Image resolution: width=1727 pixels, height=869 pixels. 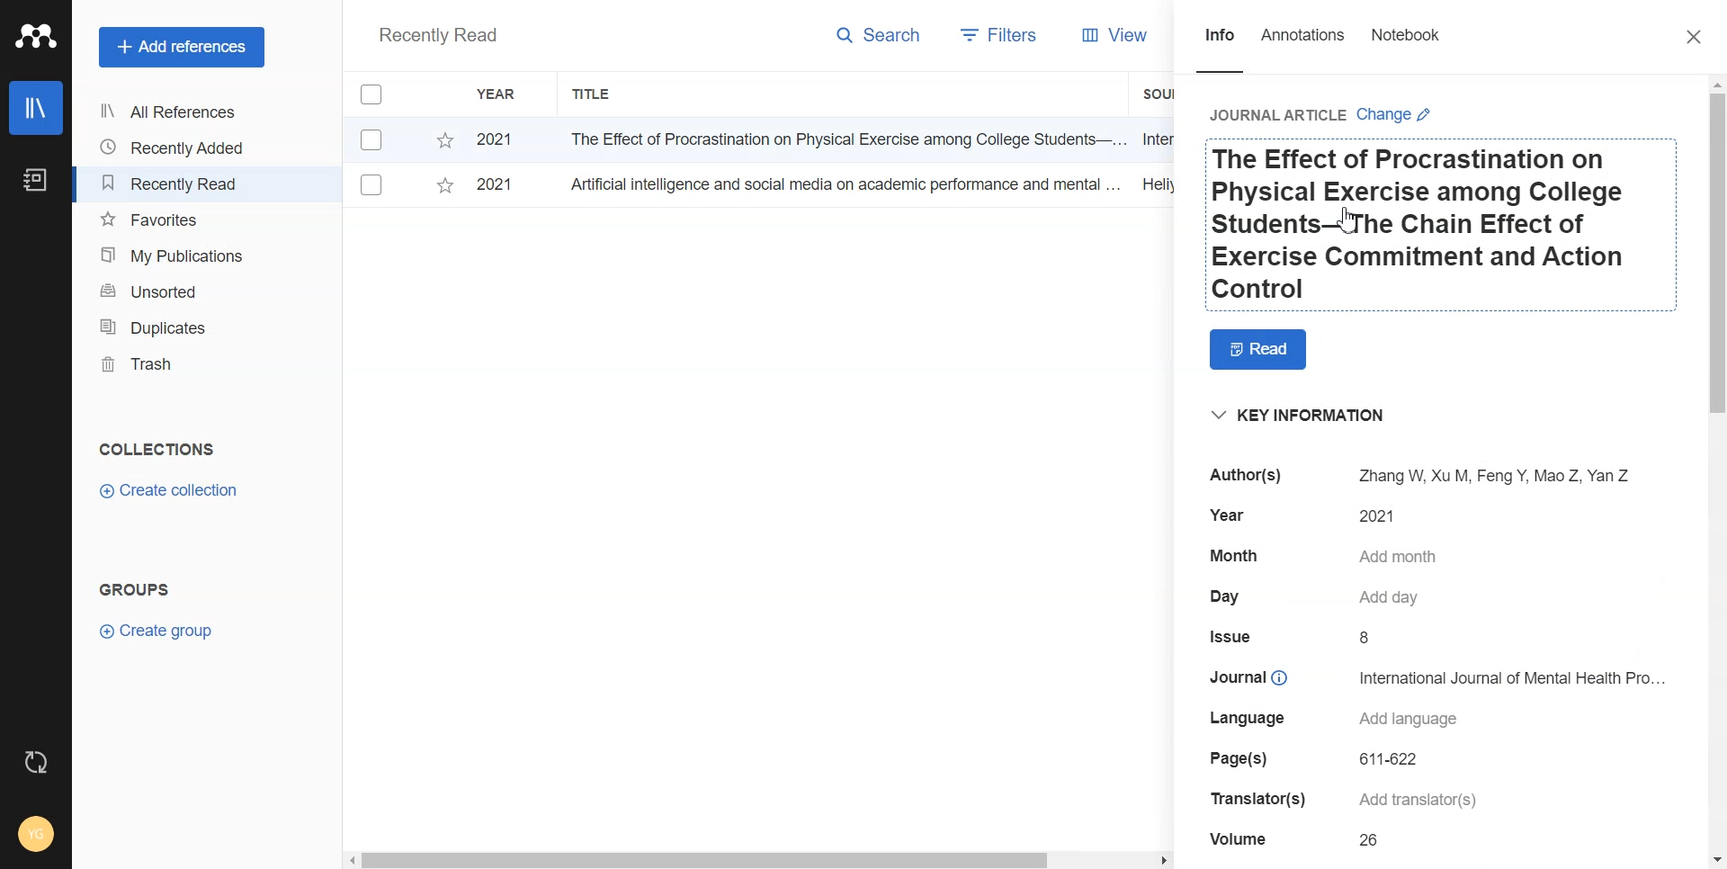 What do you see at coordinates (1444, 685) in the screenshot?
I see `Journal © International Journal of Mental Health` at bounding box center [1444, 685].